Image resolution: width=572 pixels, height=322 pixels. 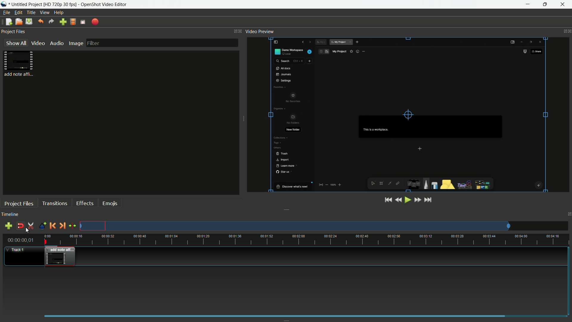 What do you see at coordinates (17, 13) in the screenshot?
I see `edit menu` at bounding box center [17, 13].